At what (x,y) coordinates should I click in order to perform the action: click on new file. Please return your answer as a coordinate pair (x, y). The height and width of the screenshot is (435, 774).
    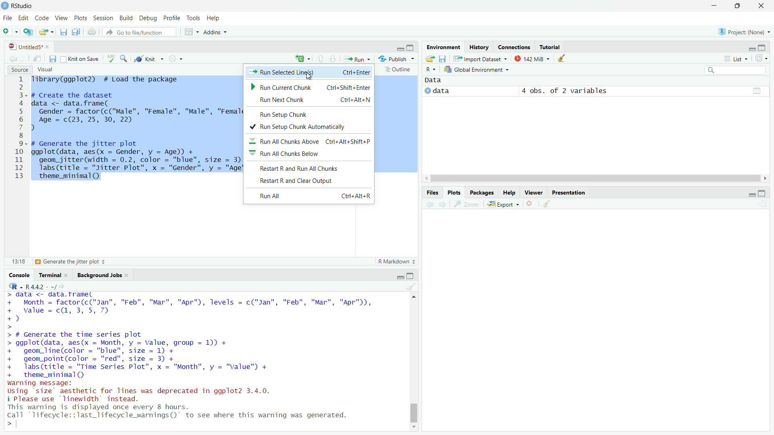
    Looking at the image, I should click on (10, 31).